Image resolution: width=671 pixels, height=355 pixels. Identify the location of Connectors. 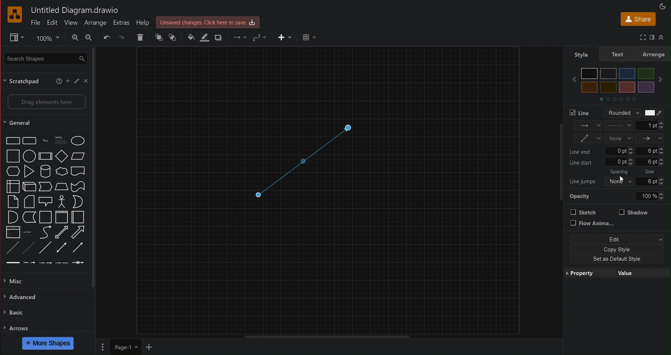
(587, 138).